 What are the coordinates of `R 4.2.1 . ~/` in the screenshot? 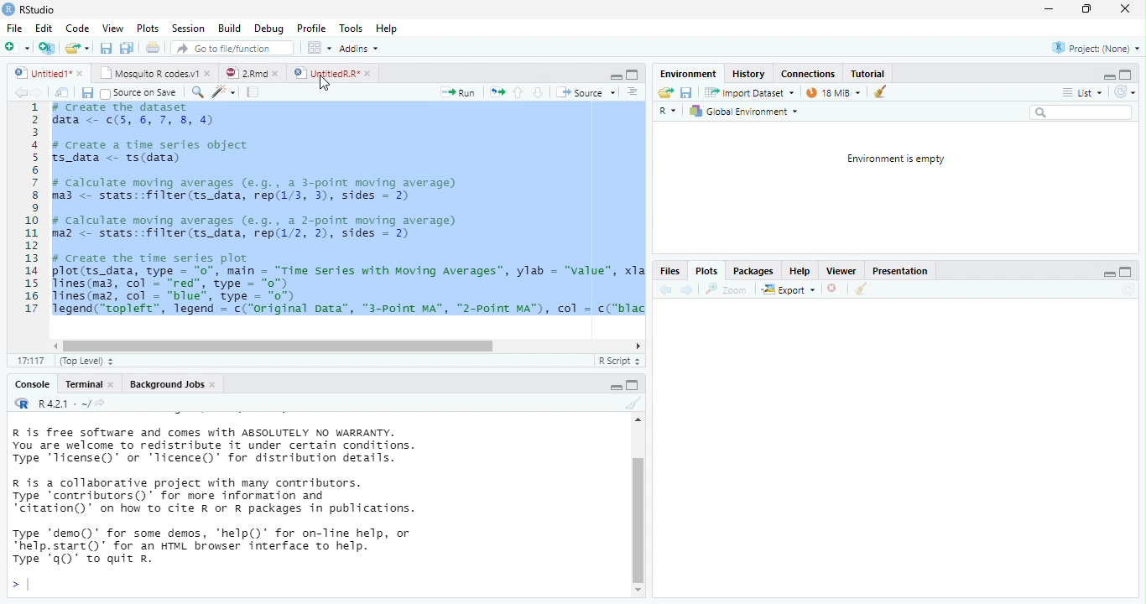 It's located at (62, 403).